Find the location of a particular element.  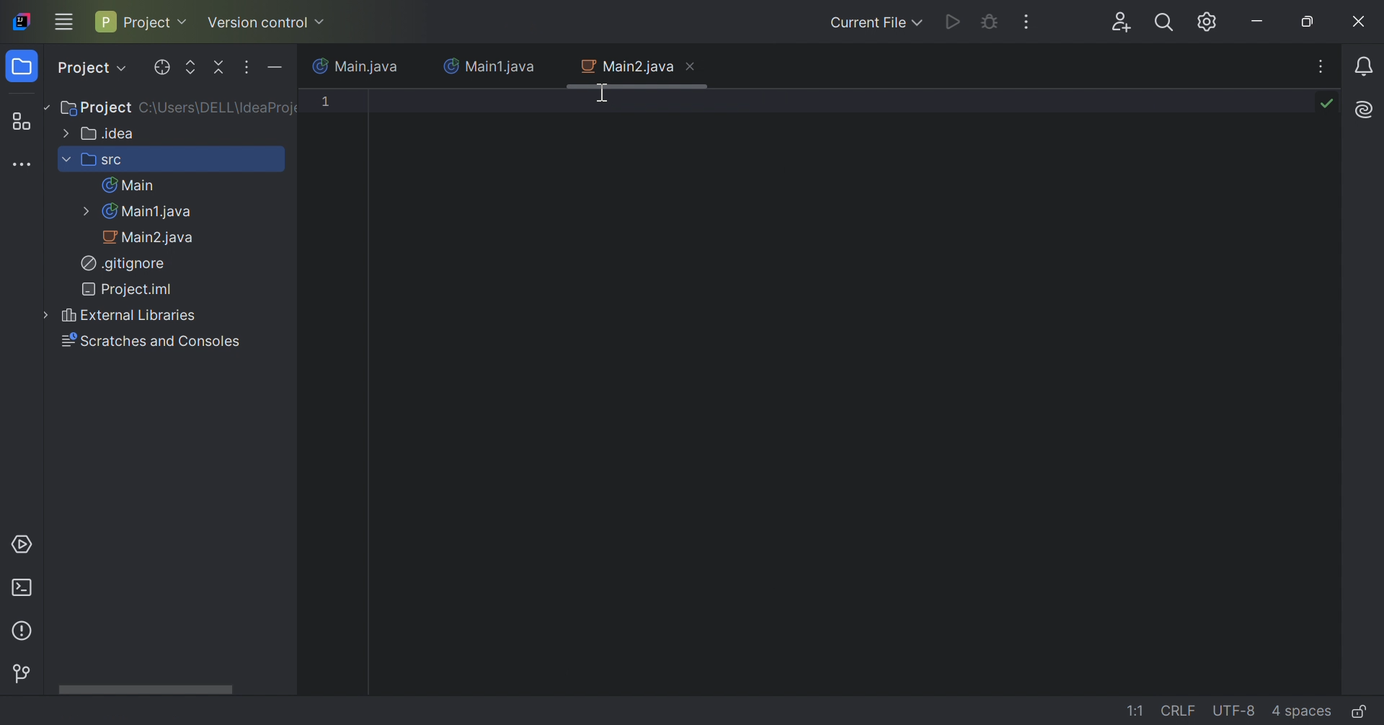

 line 1 is located at coordinates (334, 100).